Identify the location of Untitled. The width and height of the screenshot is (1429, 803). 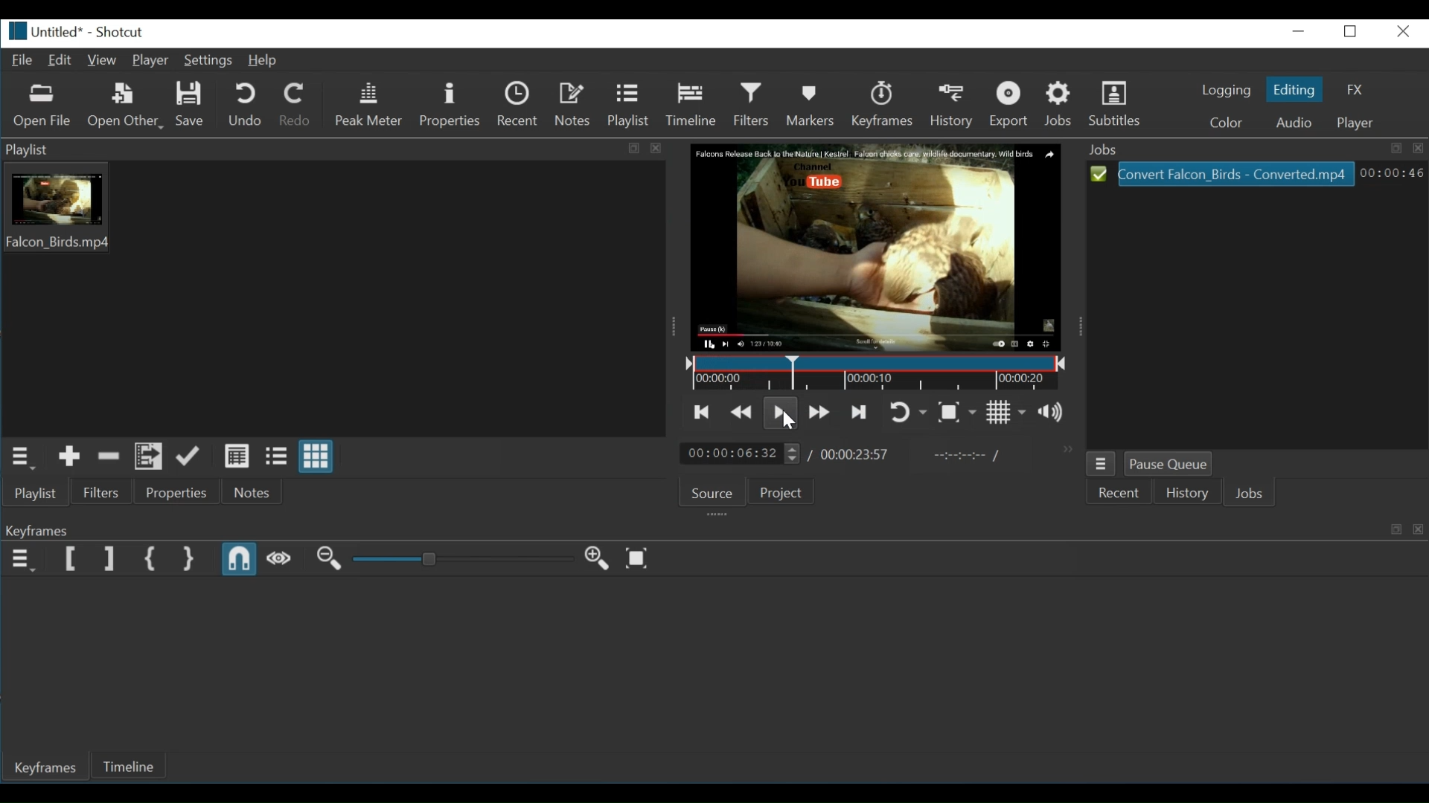
(42, 31).